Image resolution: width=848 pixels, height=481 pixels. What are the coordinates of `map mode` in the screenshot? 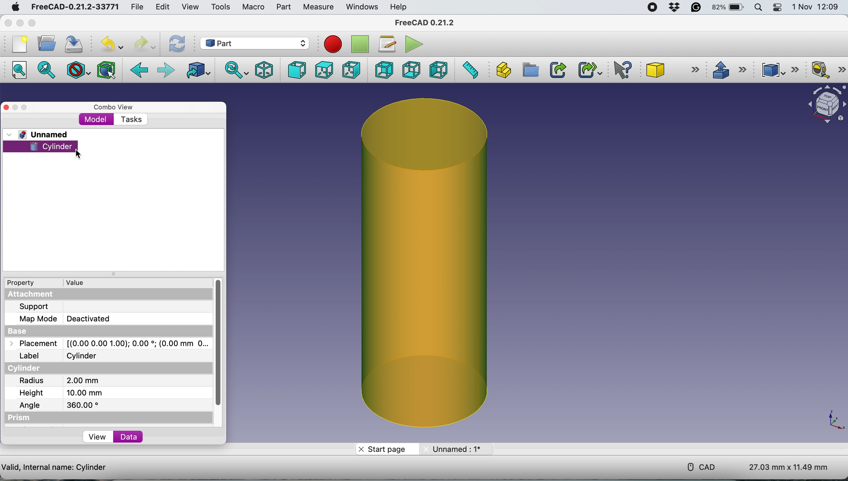 It's located at (64, 318).